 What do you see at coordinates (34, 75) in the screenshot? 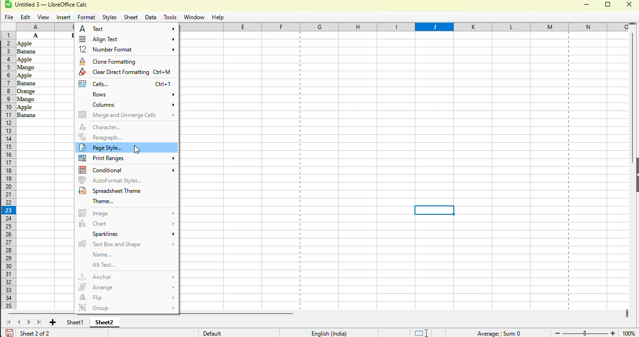
I see `` at bounding box center [34, 75].